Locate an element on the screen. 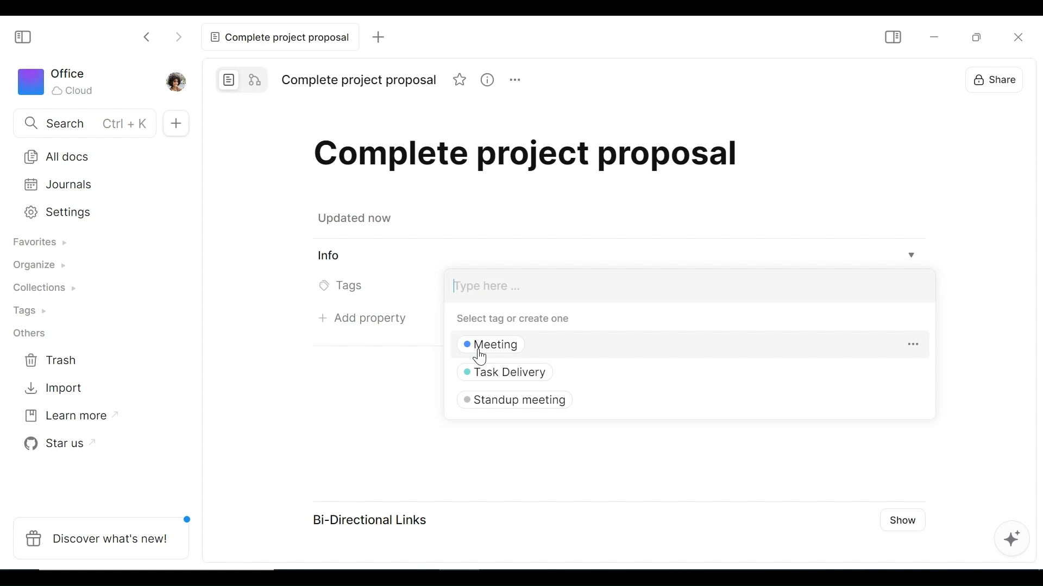  updated now is located at coordinates (357, 218).